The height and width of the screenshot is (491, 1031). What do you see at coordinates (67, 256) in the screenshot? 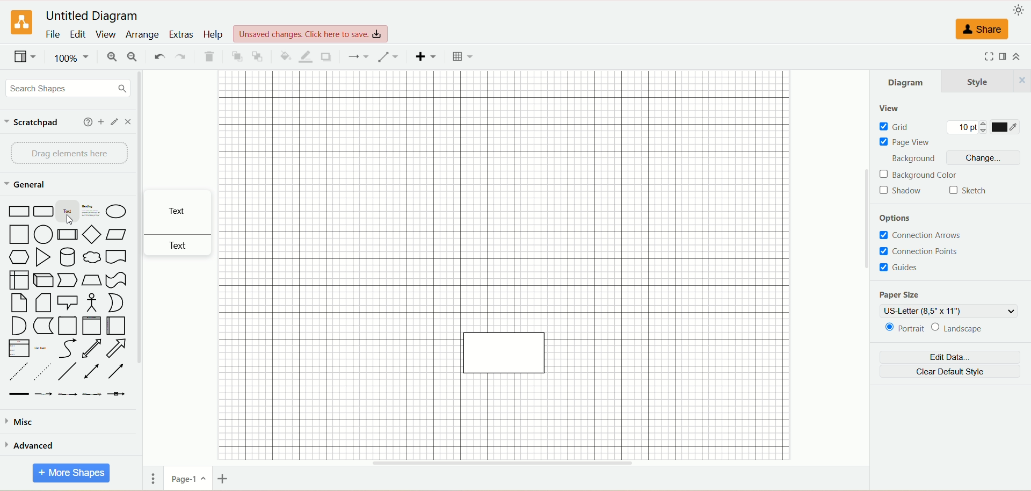
I see `cylinder` at bounding box center [67, 256].